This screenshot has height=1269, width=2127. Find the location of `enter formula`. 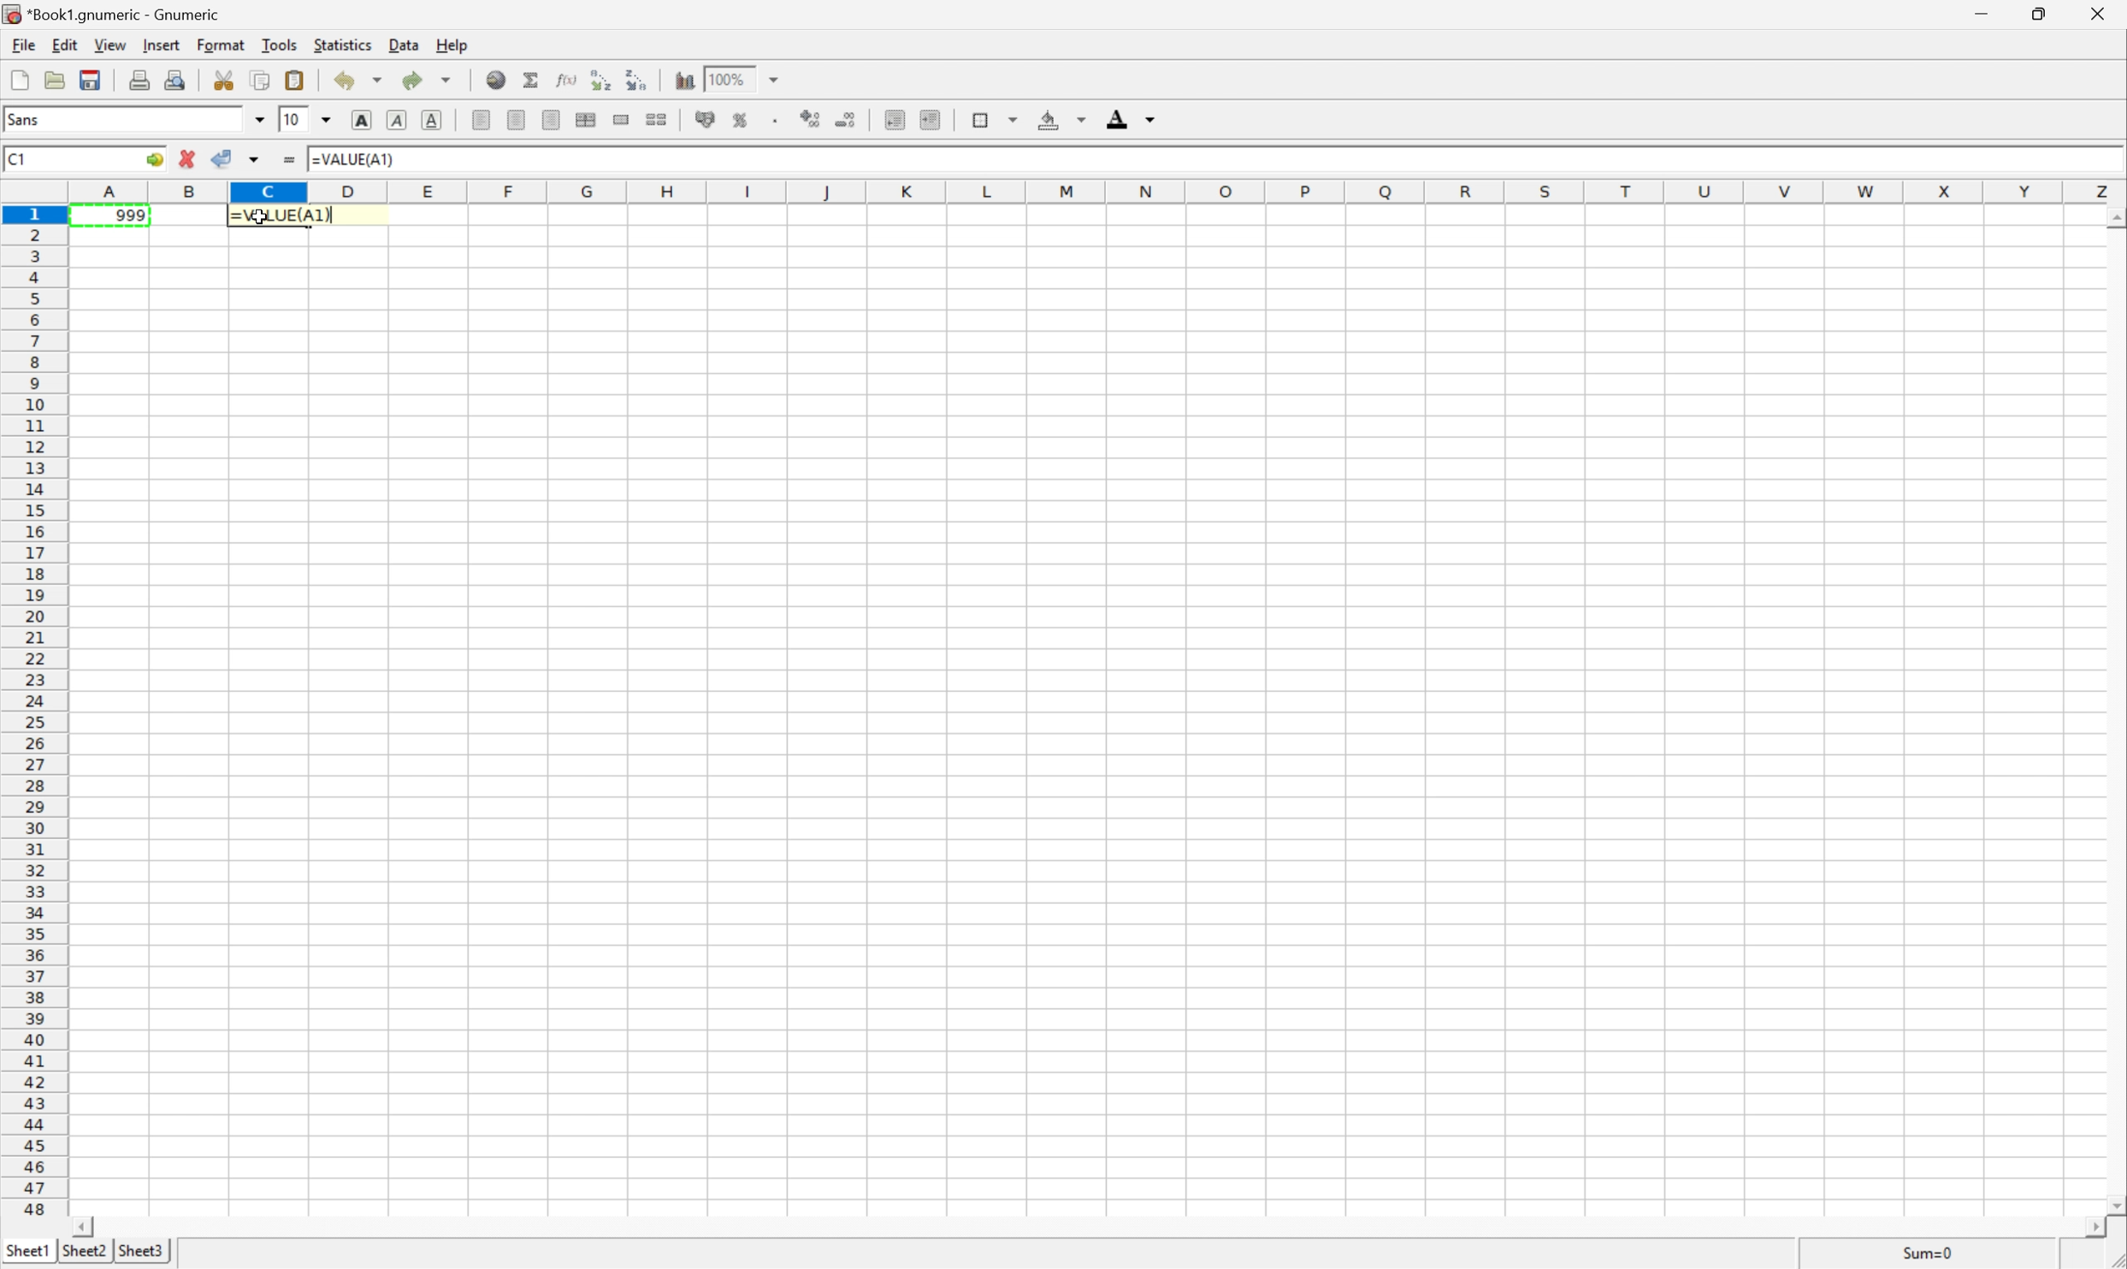

enter formula is located at coordinates (287, 160).